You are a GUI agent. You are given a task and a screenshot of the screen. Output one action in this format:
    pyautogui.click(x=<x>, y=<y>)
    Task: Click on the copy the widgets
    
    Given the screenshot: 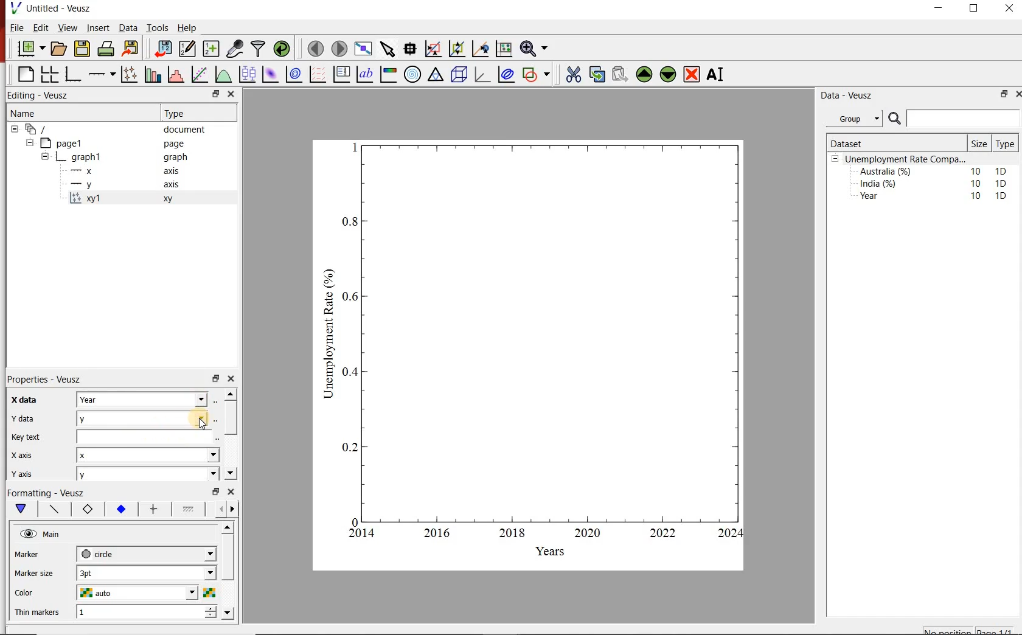 What is the action you would take?
    pyautogui.click(x=596, y=74)
    